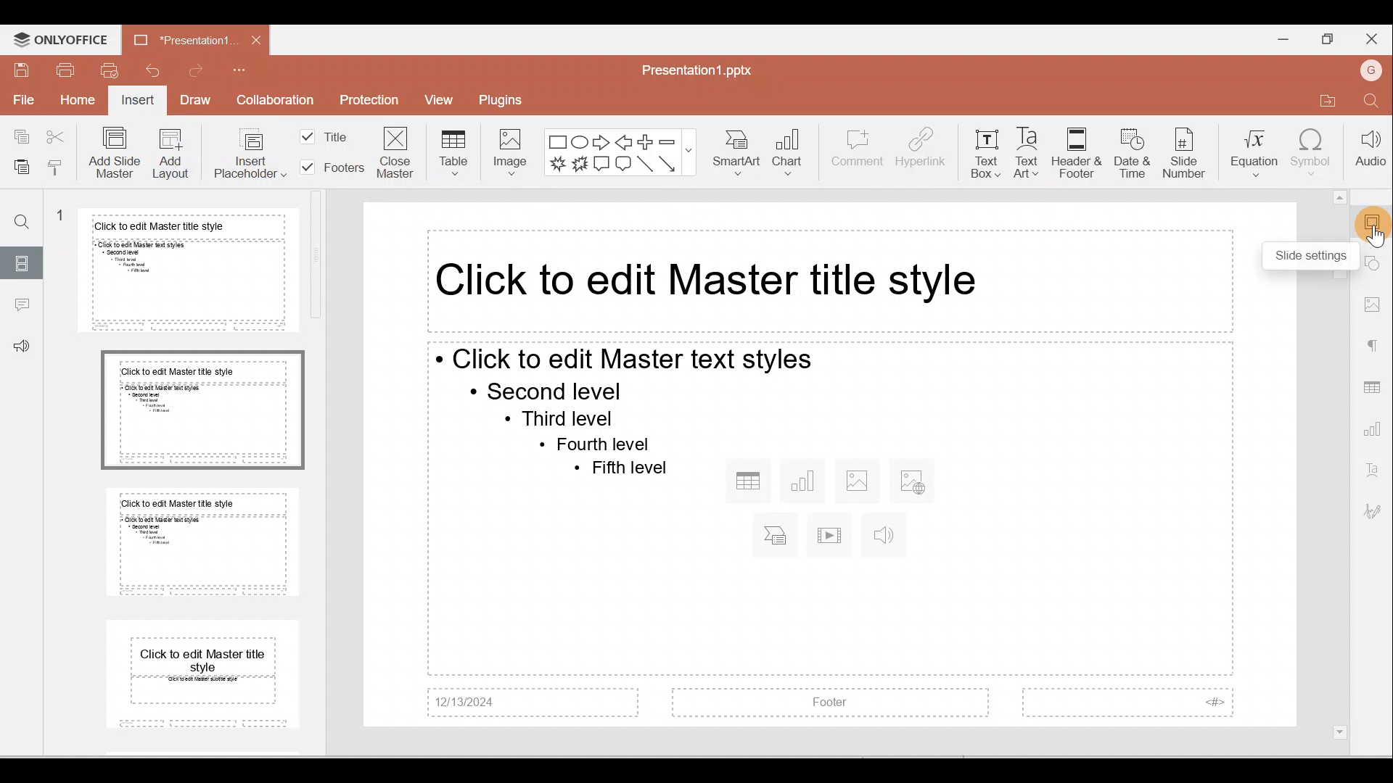  Describe the element at coordinates (580, 141) in the screenshot. I see `Ellipse` at that location.